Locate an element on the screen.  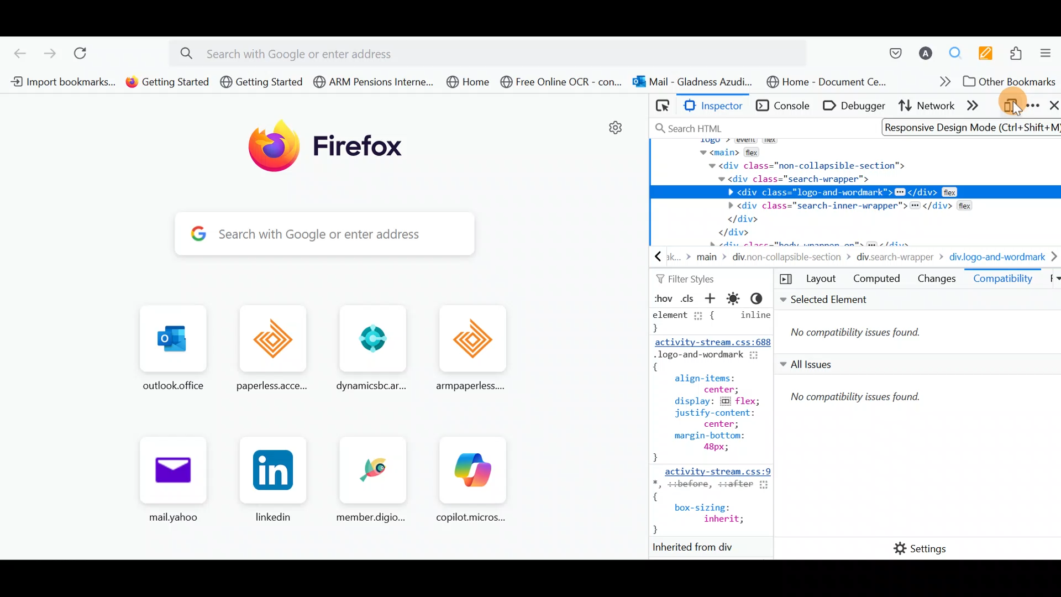
 is located at coordinates (855, 258).